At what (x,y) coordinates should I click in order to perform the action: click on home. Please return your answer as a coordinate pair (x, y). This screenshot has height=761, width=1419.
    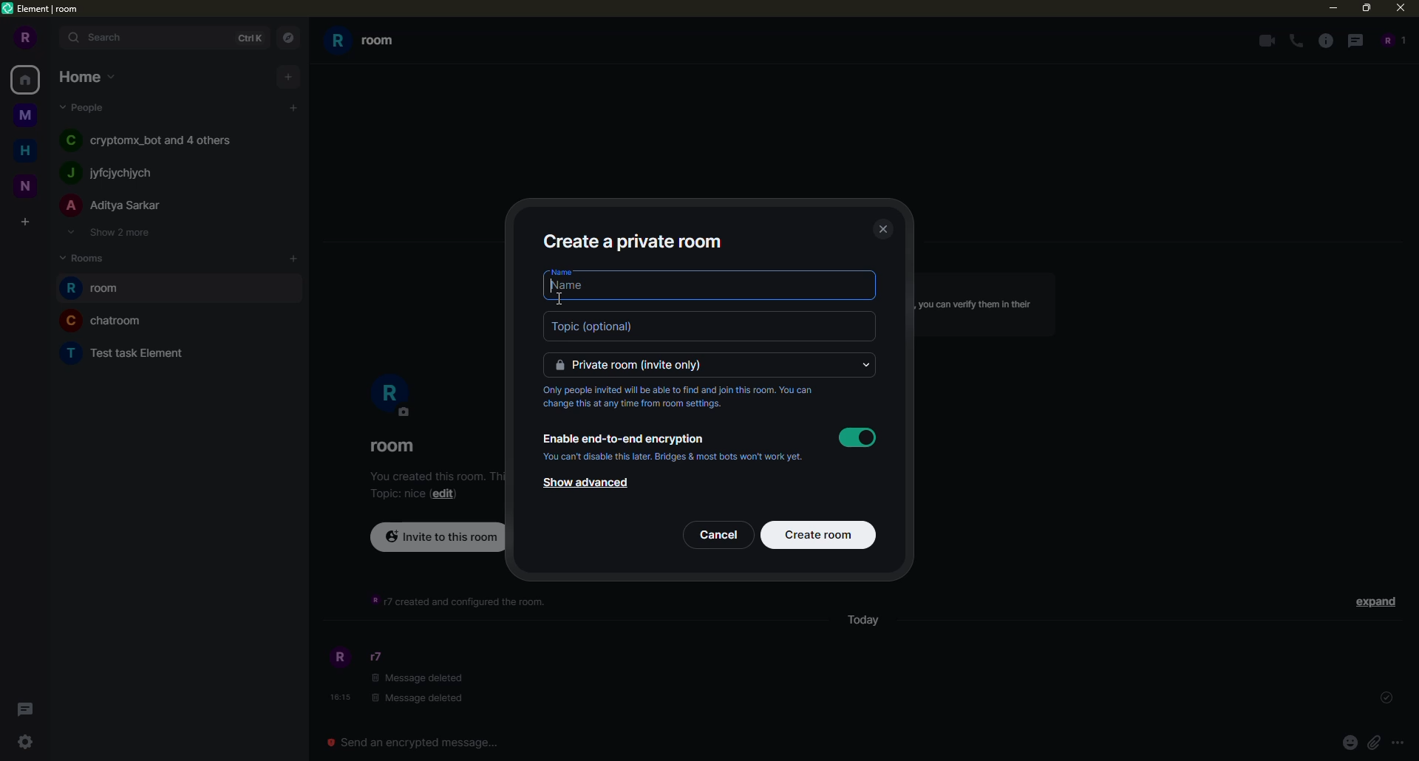
    Looking at the image, I should click on (27, 81).